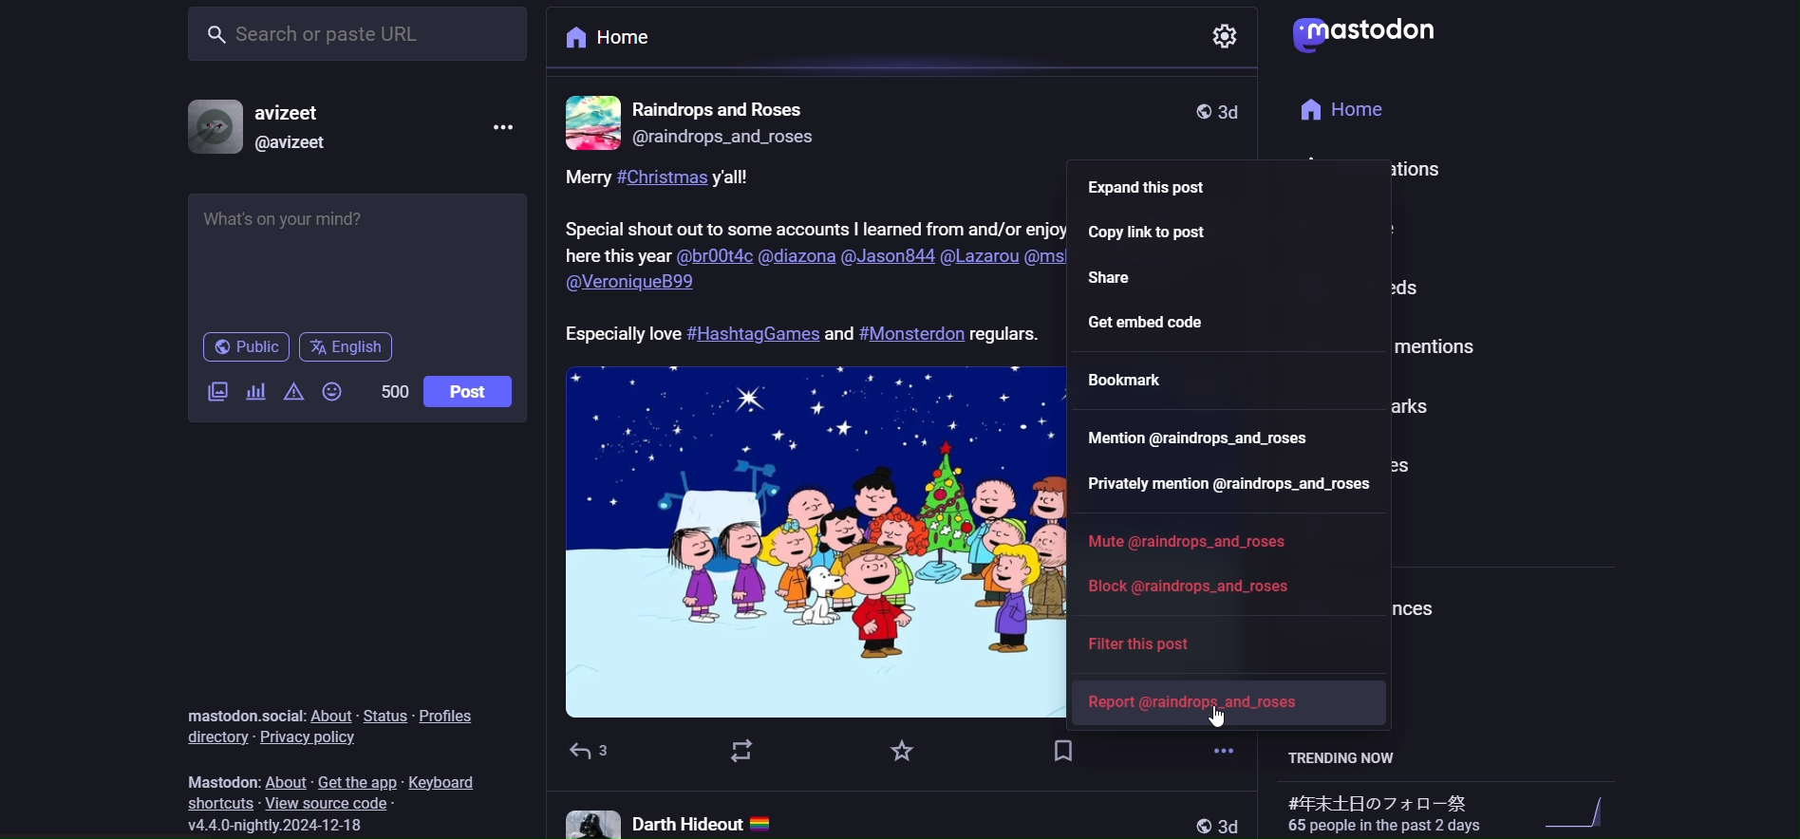  I want to click on shortcut, so click(217, 804).